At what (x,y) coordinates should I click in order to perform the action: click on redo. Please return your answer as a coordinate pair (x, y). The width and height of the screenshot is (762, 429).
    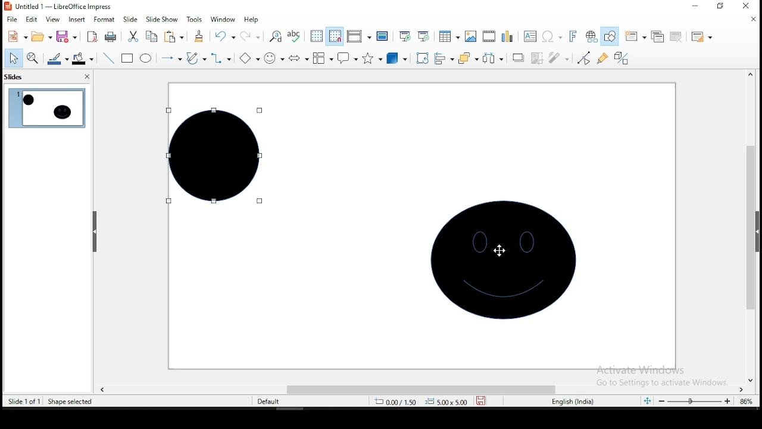
    Looking at the image, I should click on (251, 36).